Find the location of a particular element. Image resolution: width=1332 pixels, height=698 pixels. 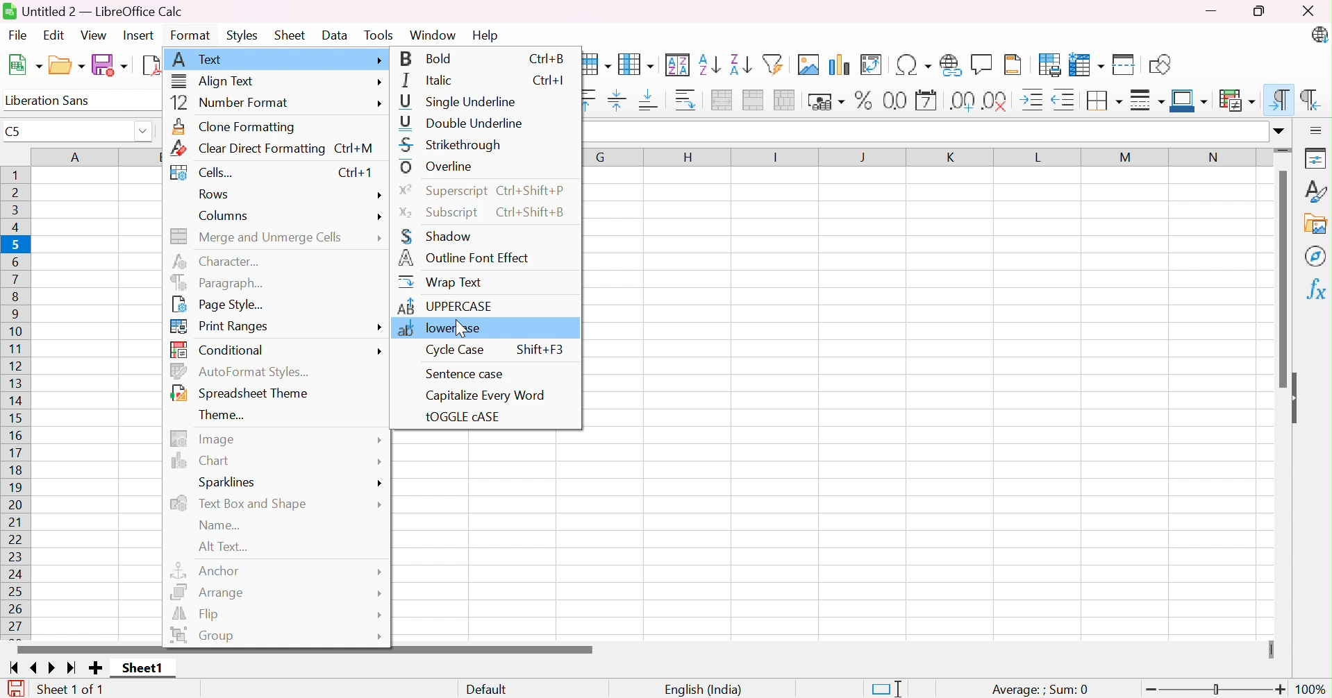

English (India) is located at coordinates (703, 690).